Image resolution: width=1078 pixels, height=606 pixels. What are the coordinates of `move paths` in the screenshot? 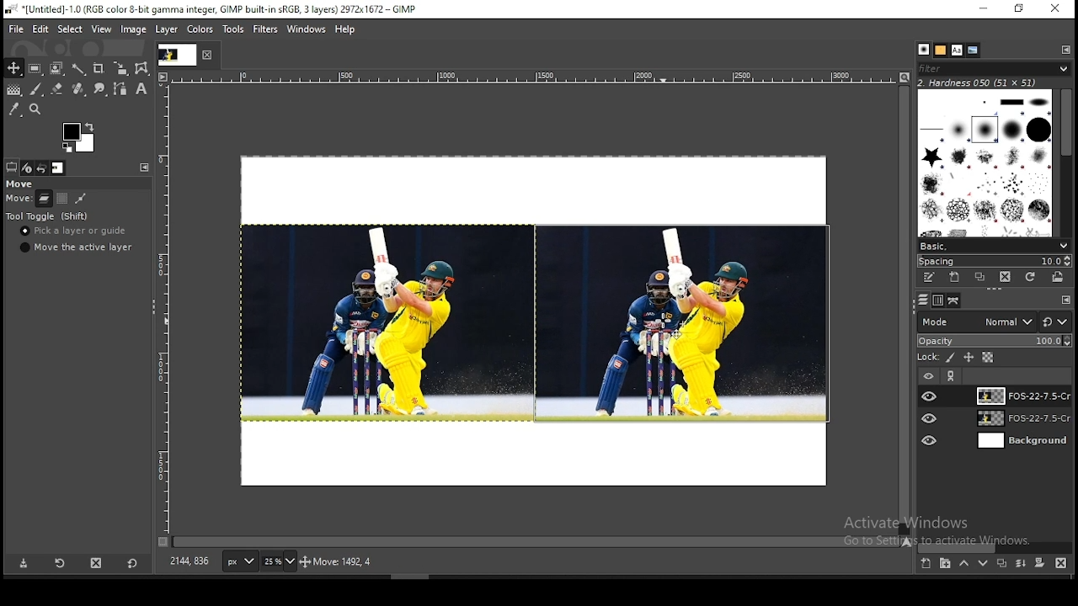 It's located at (81, 198).